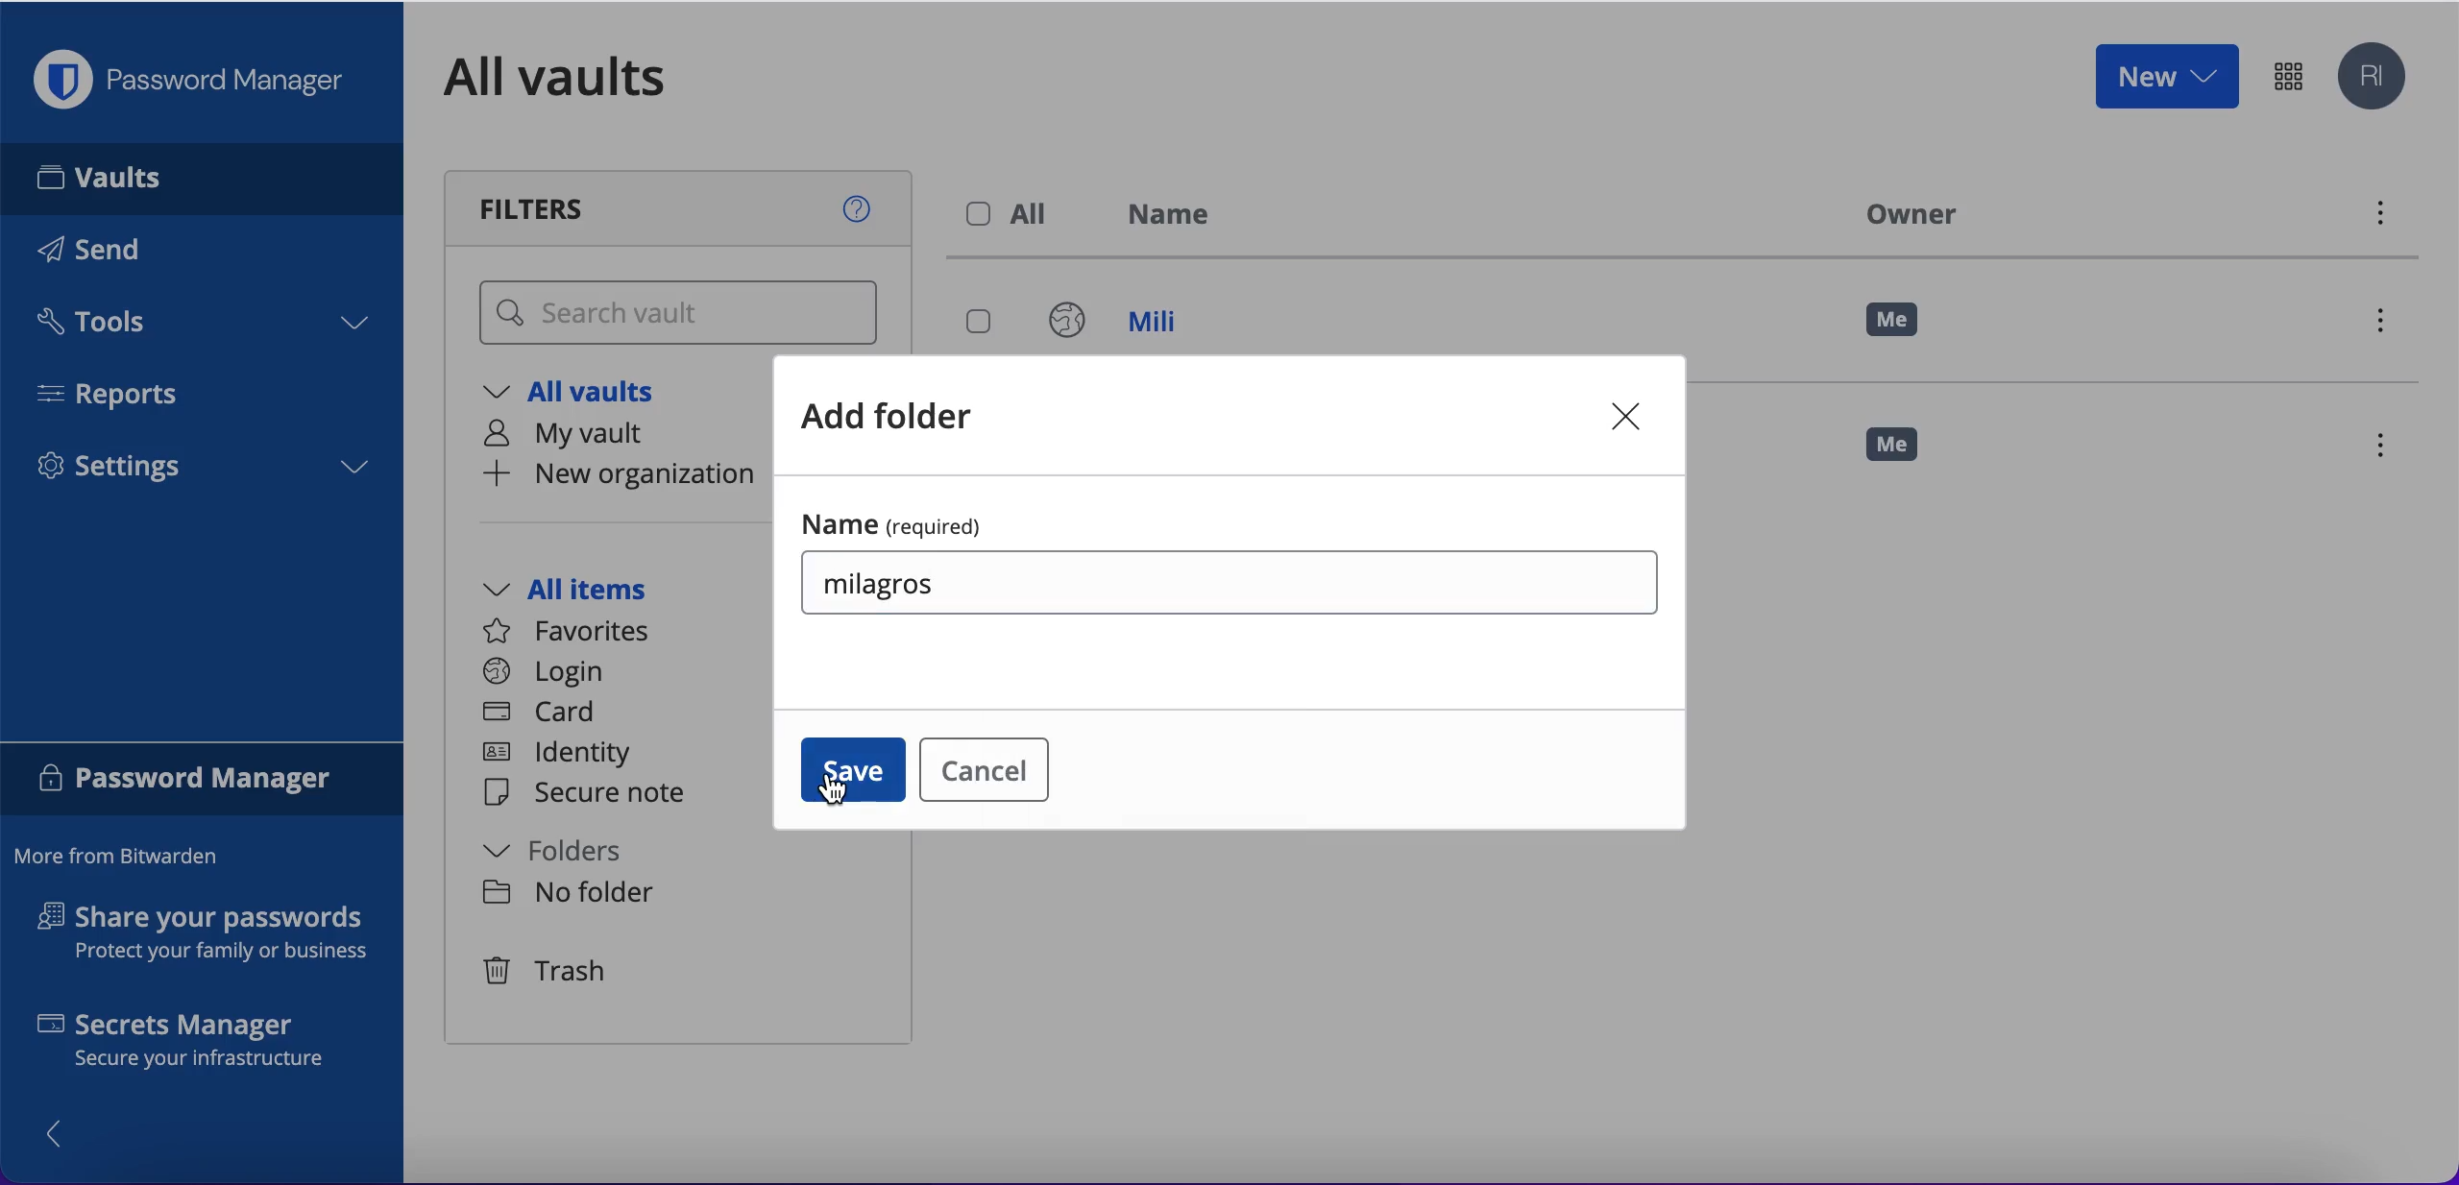  I want to click on me, so click(1907, 453).